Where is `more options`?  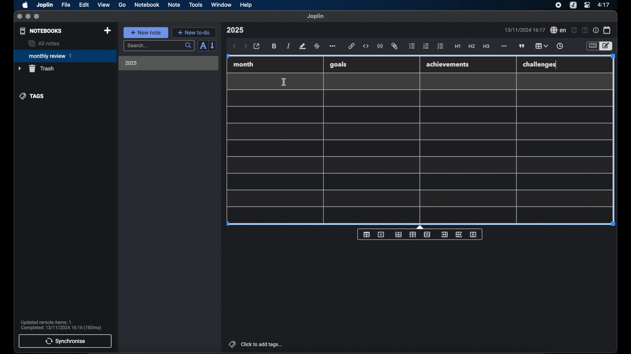
more options is located at coordinates (333, 47).